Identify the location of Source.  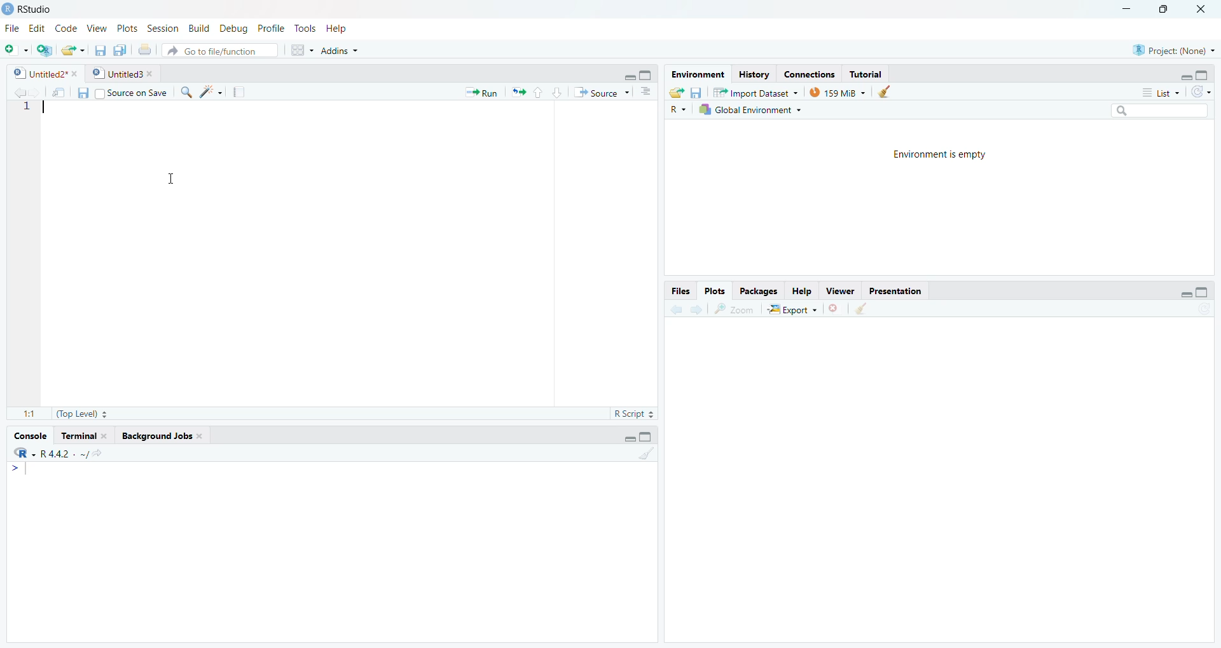
(600, 94).